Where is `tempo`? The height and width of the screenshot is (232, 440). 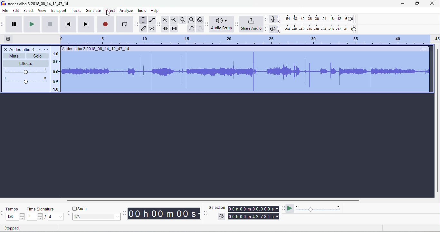 tempo is located at coordinates (12, 209).